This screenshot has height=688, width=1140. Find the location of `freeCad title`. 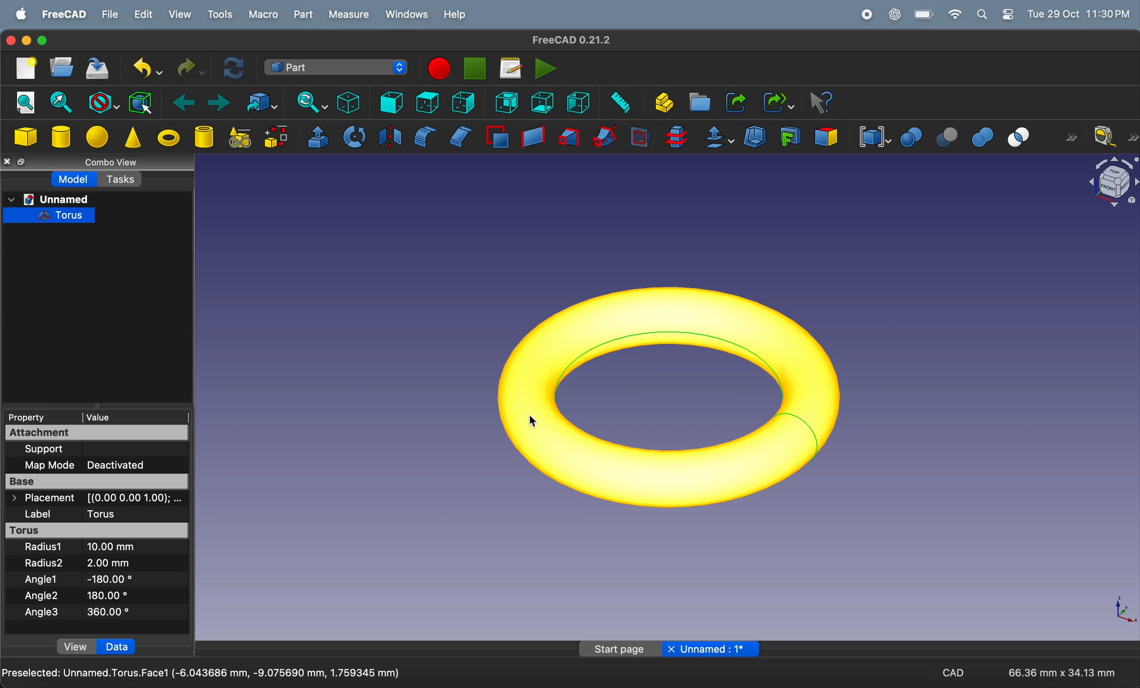

freeCad title is located at coordinates (566, 40).